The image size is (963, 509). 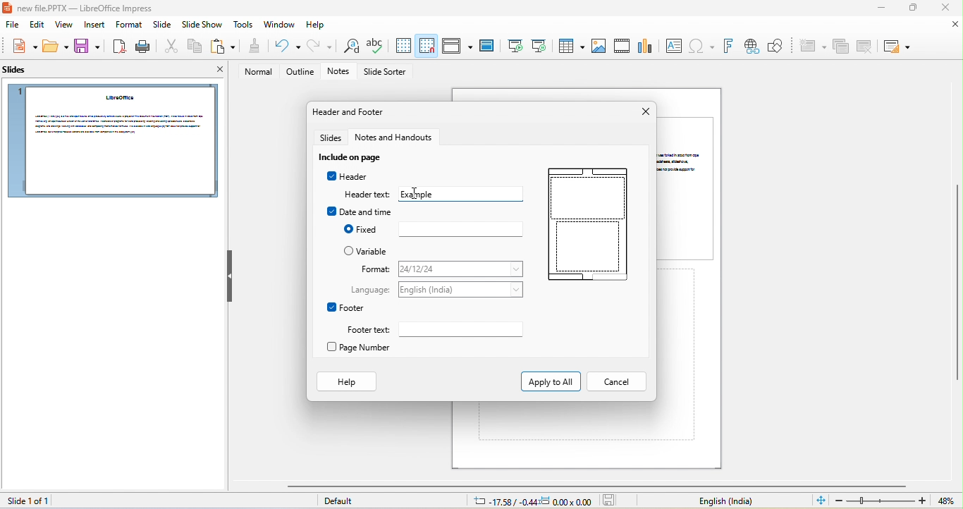 I want to click on fixed, so click(x=460, y=229).